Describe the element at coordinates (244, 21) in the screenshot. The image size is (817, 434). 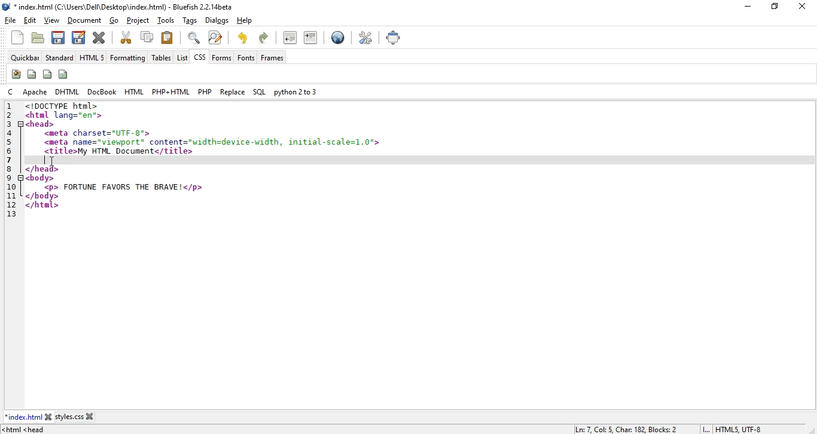
I see `help` at that location.